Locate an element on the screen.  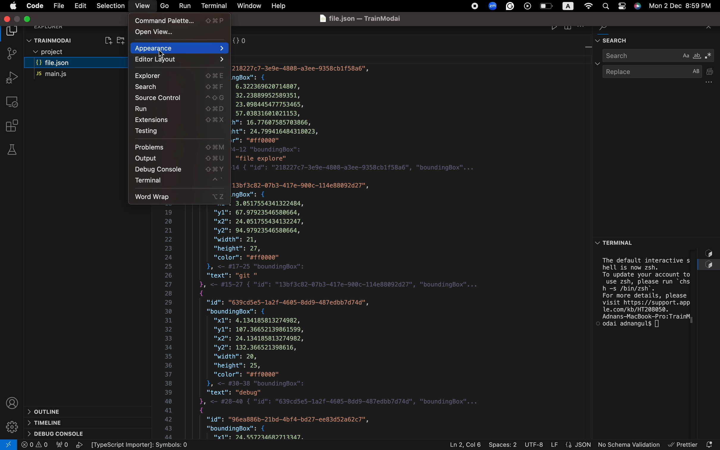
terminal is located at coordinates (212, 4).